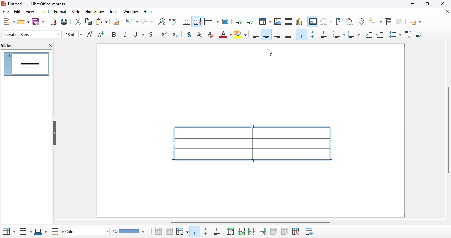  Describe the element at coordinates (18, 12) in the screenshot. I see `edit` at that location.